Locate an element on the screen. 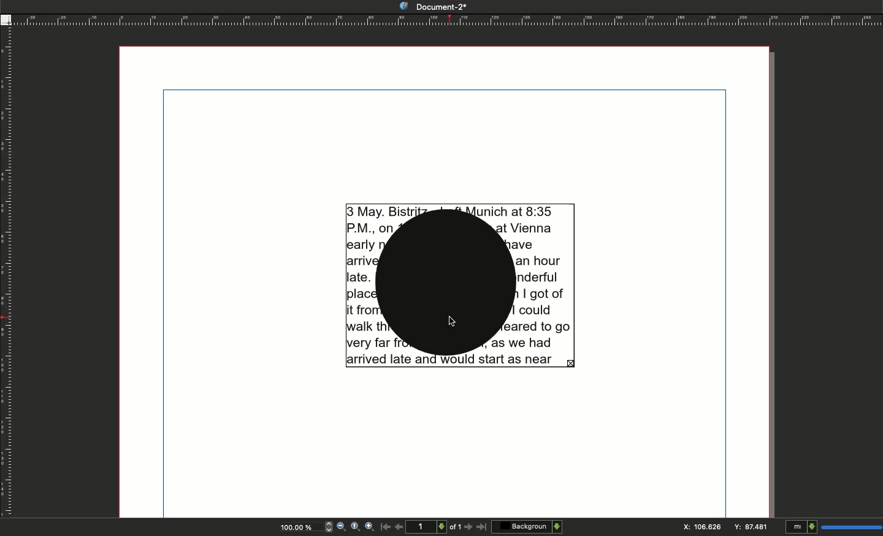 This screenshot has height=536, width=883. Units is located at coordinates (834, 526).